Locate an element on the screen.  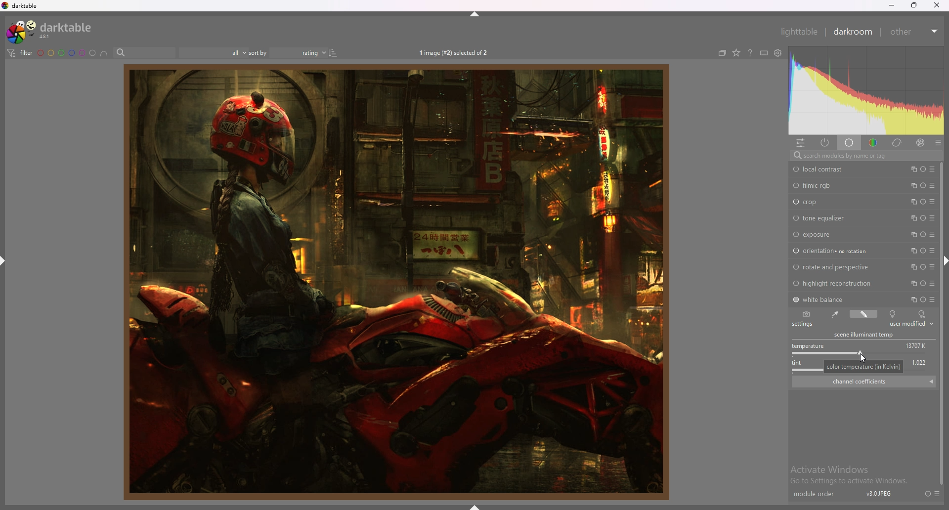
reset is located at coordinates (924, 283).